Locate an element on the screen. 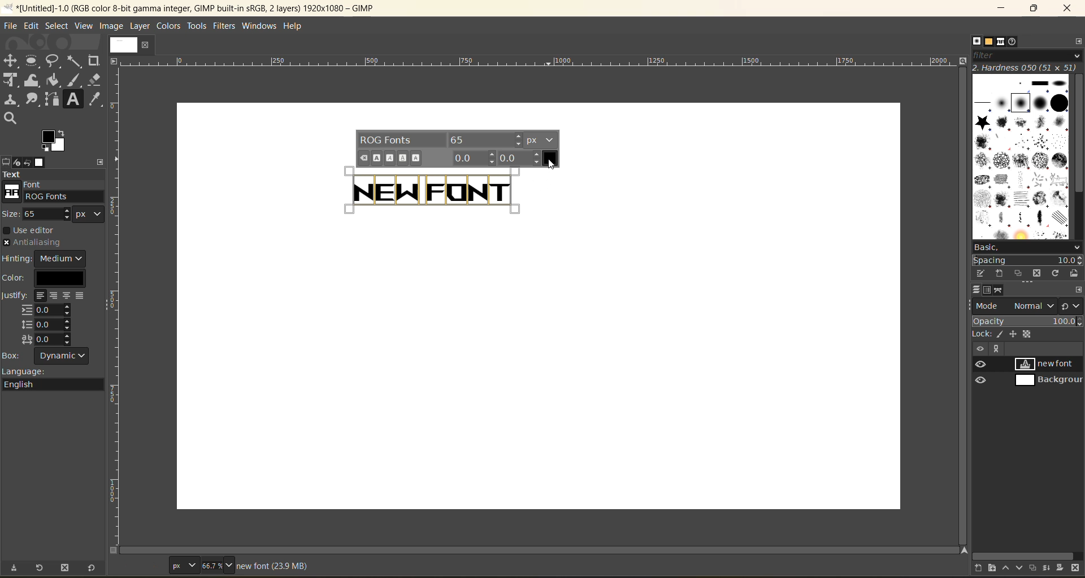 This screenshot has height=578, width=1085. image is located at coordinates (112, 27).